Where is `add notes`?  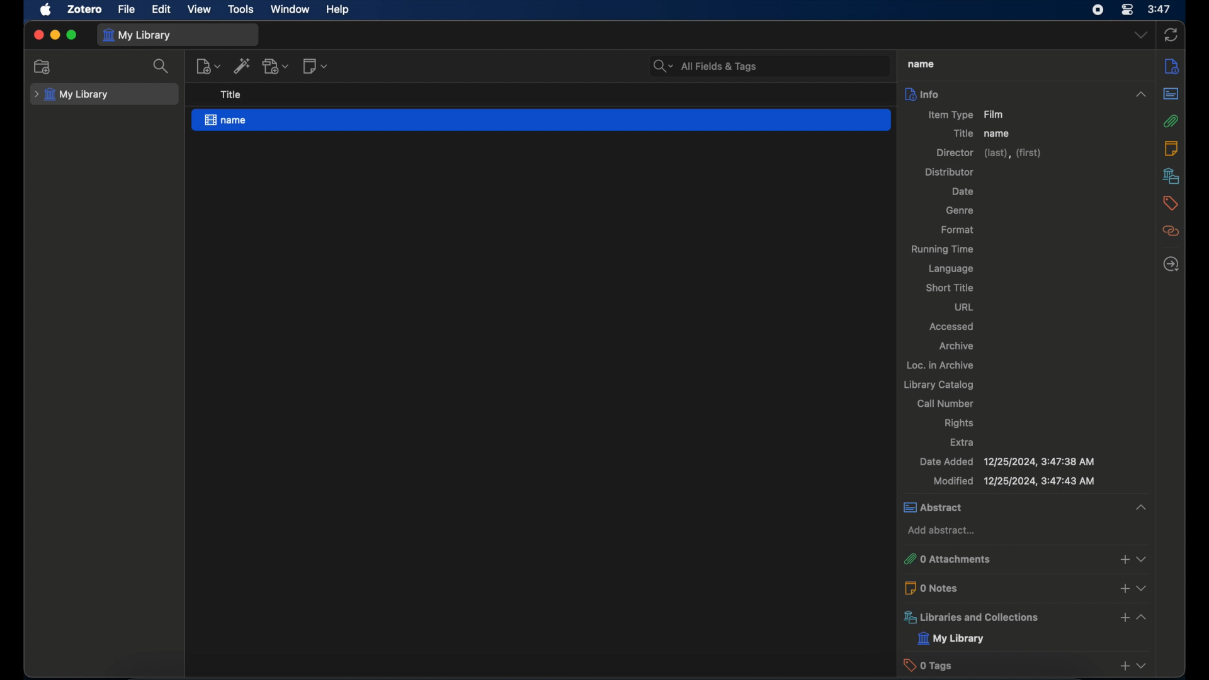
add notes is located at coordinates (1124, 586).